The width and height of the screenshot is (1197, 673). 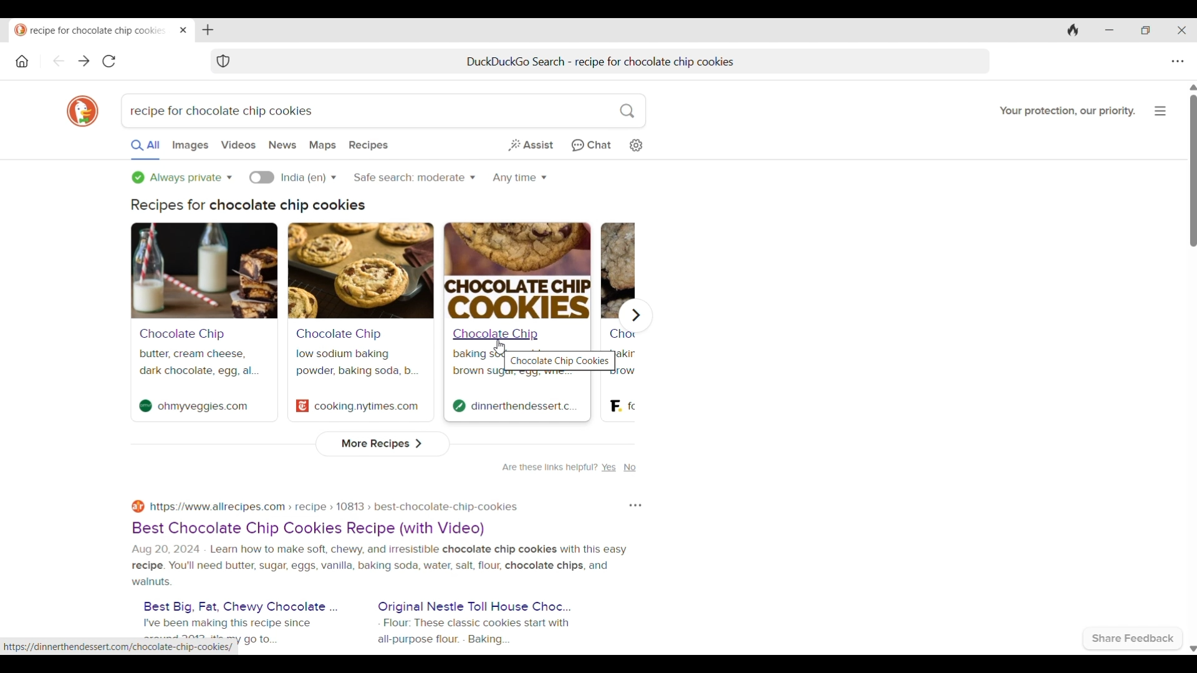 What do you see at coordinates (248, 206) in the screenshot?
I see `Recipes for chocolate chip cookies` at bounding box center [248, 206].